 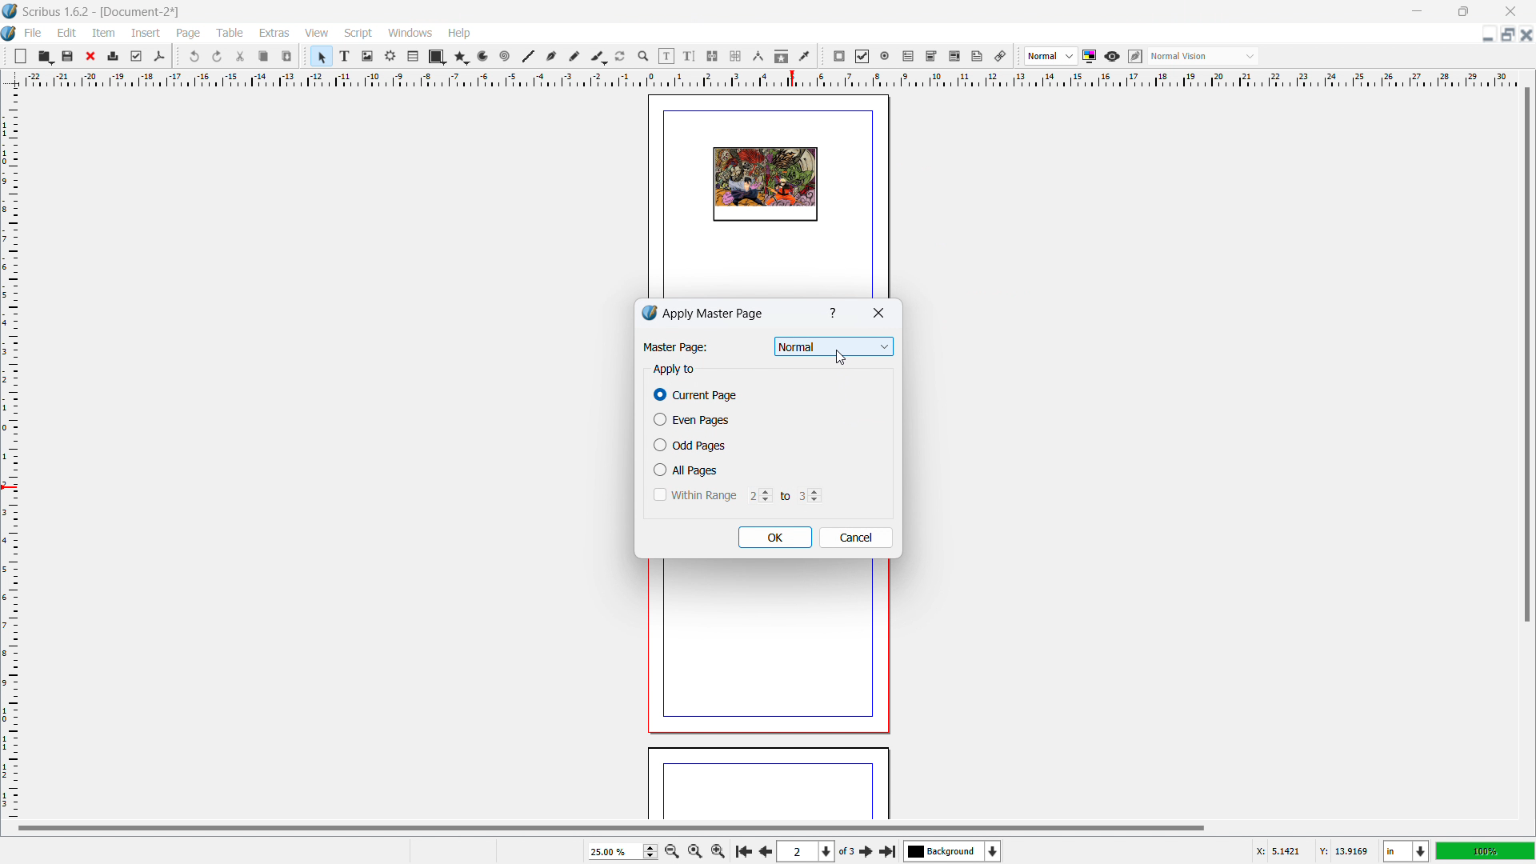 What do you see at coordinates (878, 314) in the screenshot?
I see `close` at bounding box center [878, 314].